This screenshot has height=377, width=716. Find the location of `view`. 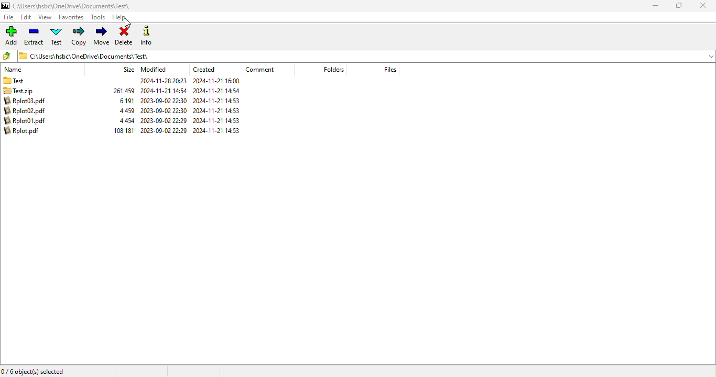

view is located at coordinates (45, 17).